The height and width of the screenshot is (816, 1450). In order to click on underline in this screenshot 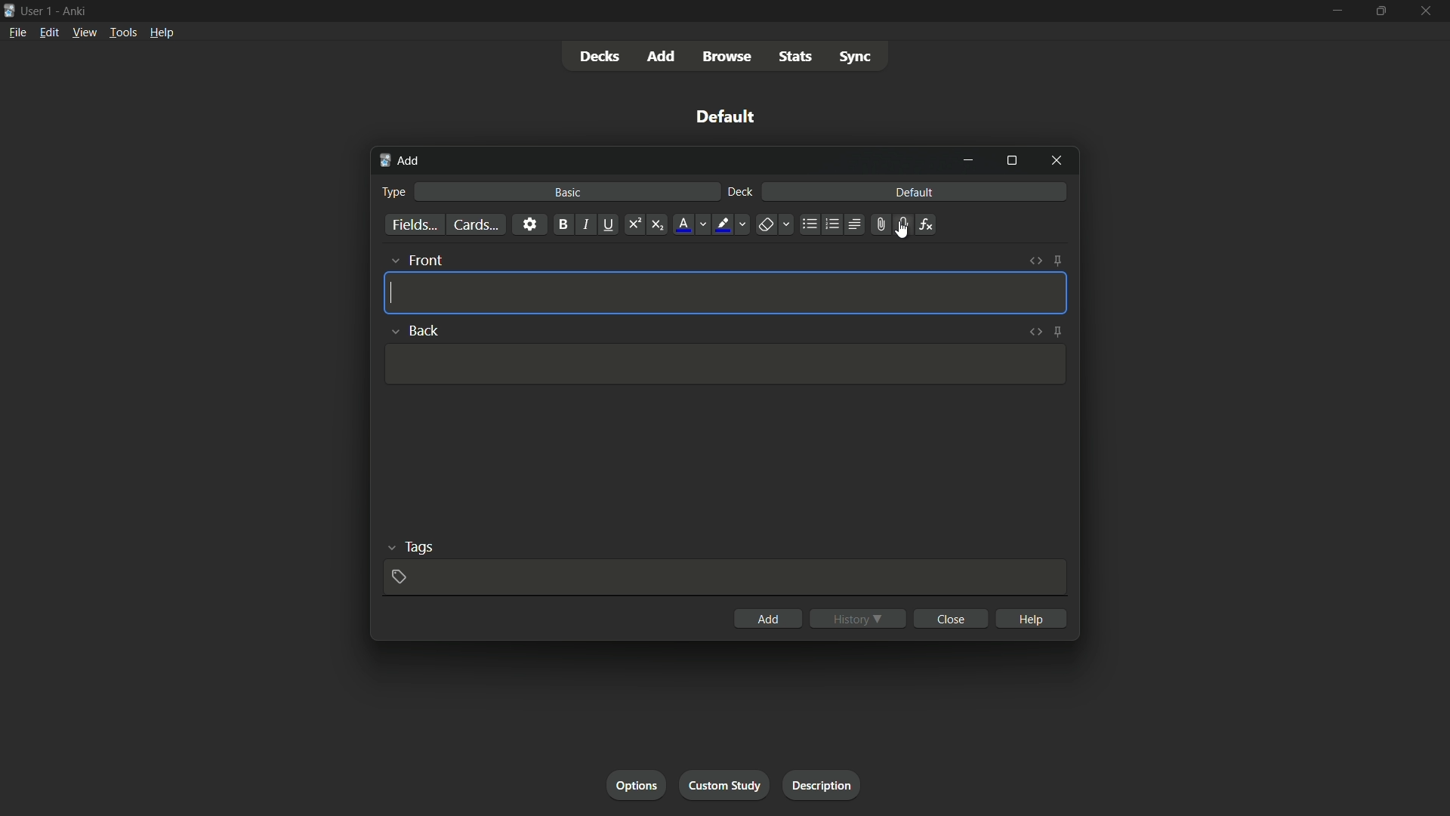, I will do `click(611, 224)`.